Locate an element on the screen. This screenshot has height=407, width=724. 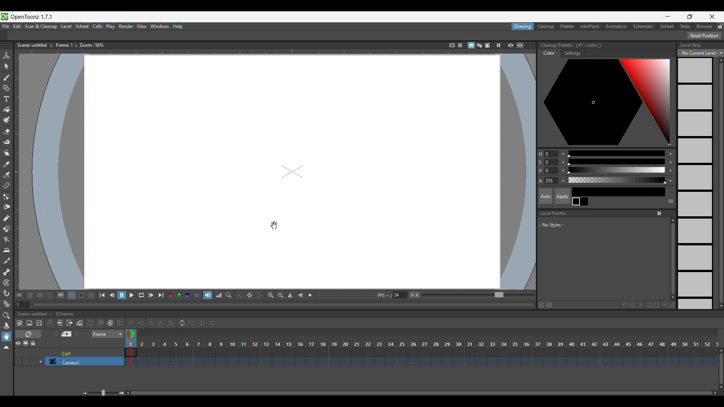
Freeze is located at coordinates (660, 213).